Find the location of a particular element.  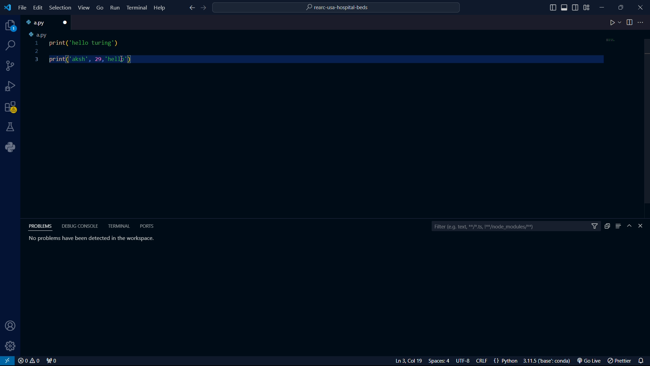

filter bar is located at coordinates (516, 227).